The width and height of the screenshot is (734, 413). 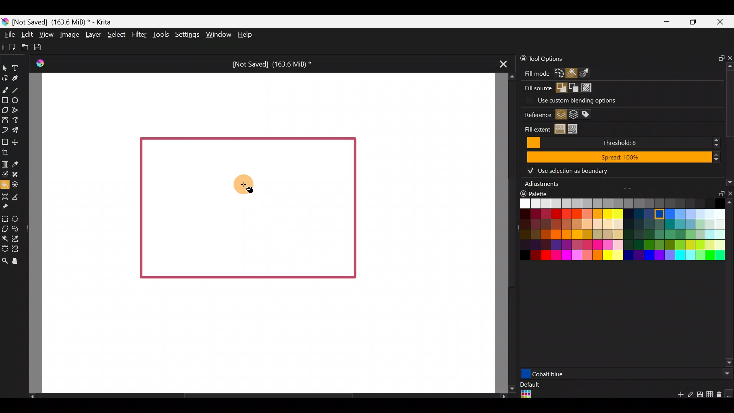 What do you see at coordinates (621, 143) in the screenshot?
I see `Threshold` at bounding box center [621, 143].